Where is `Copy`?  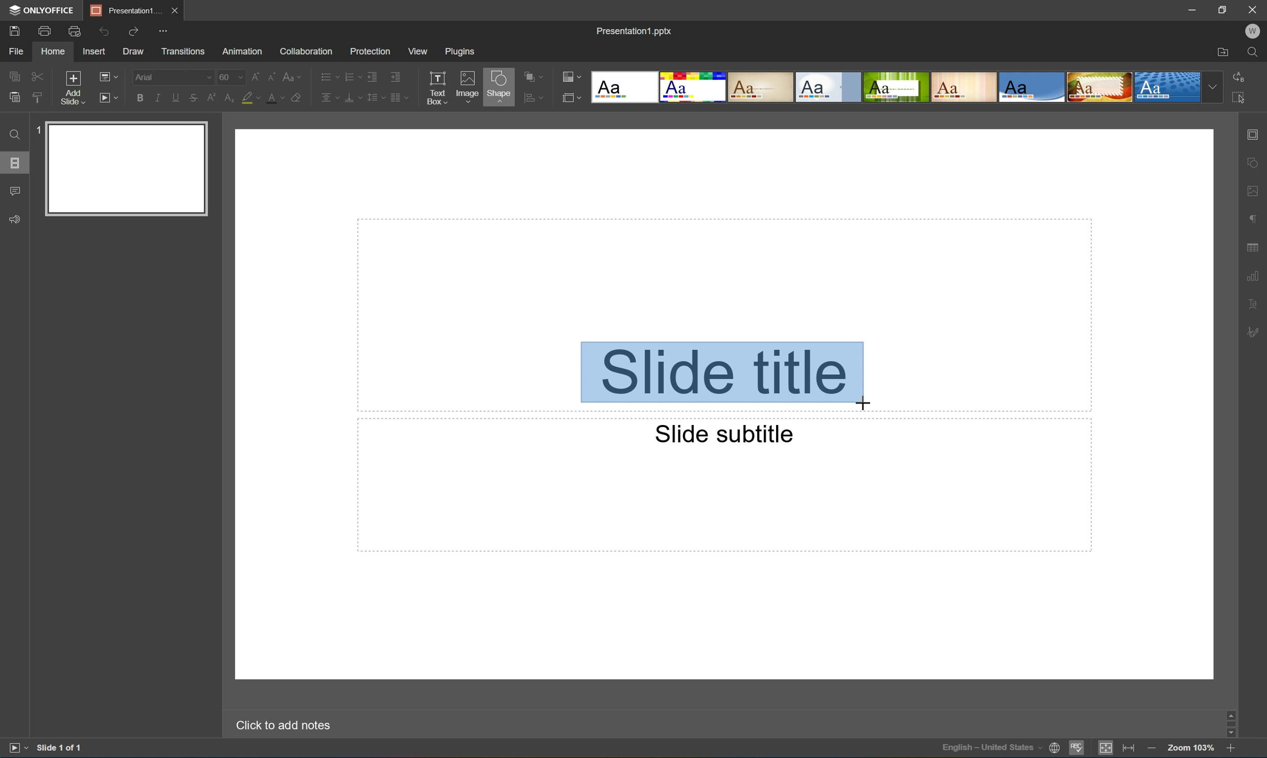
Copy is located at coordinates (15, 74).